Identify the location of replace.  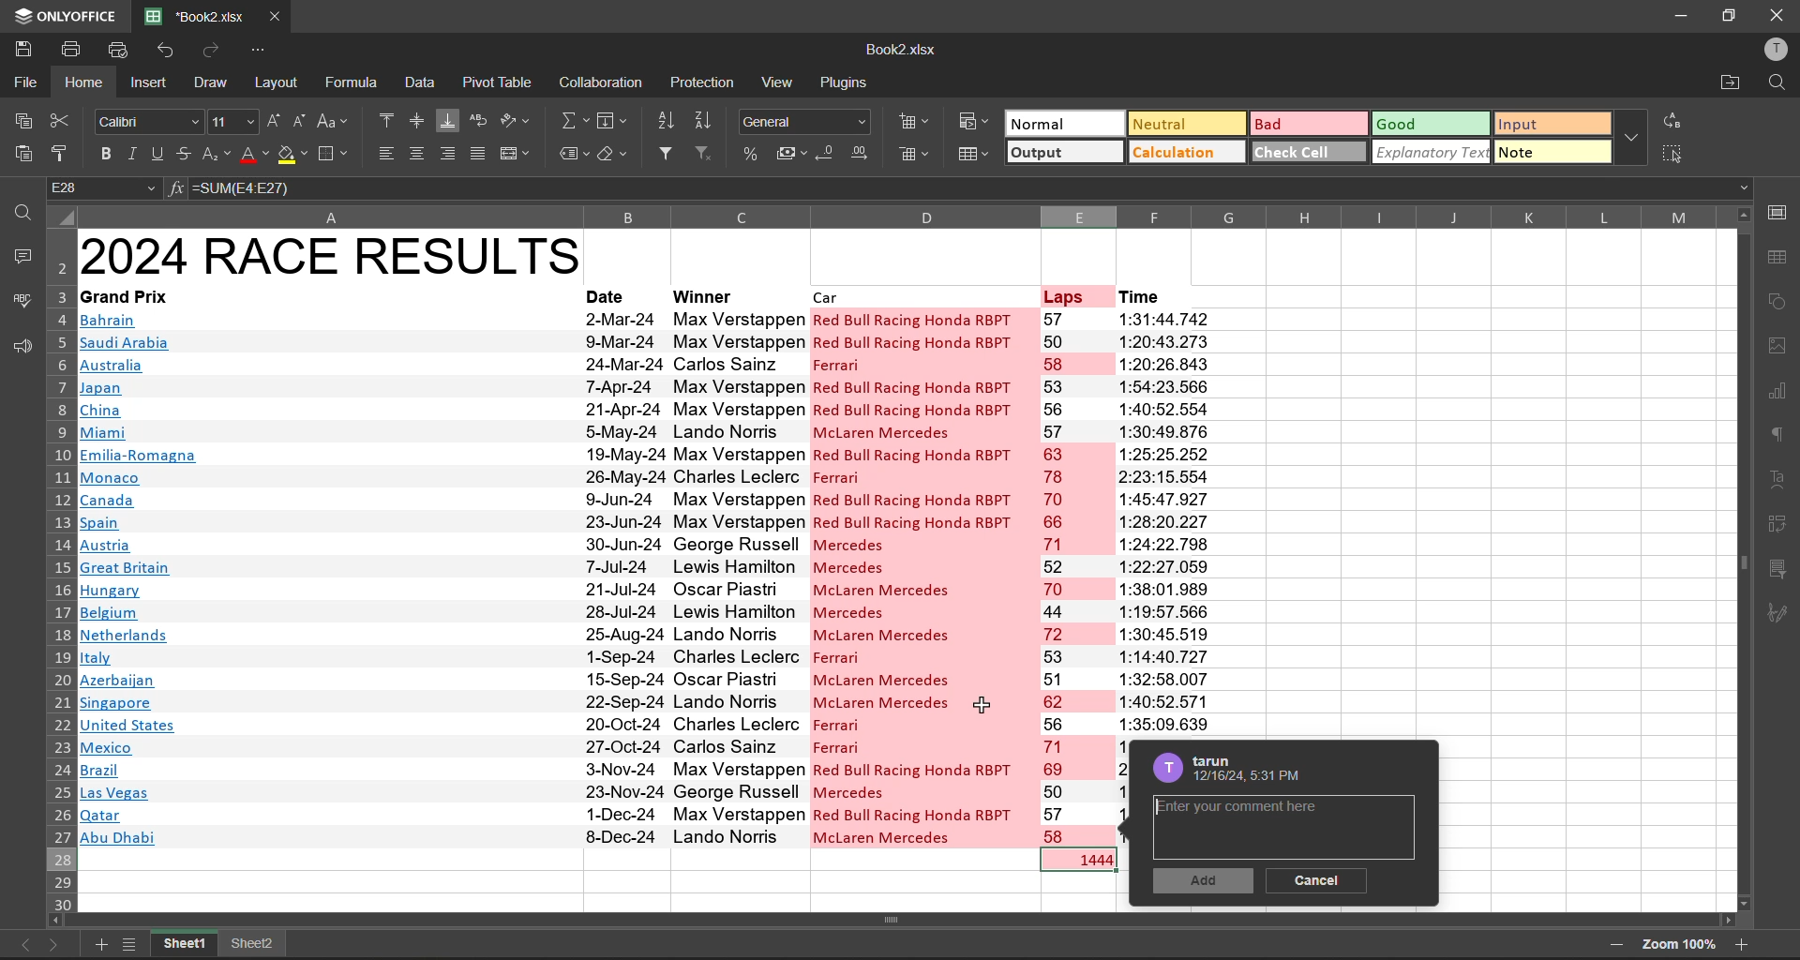
(1678, 121).